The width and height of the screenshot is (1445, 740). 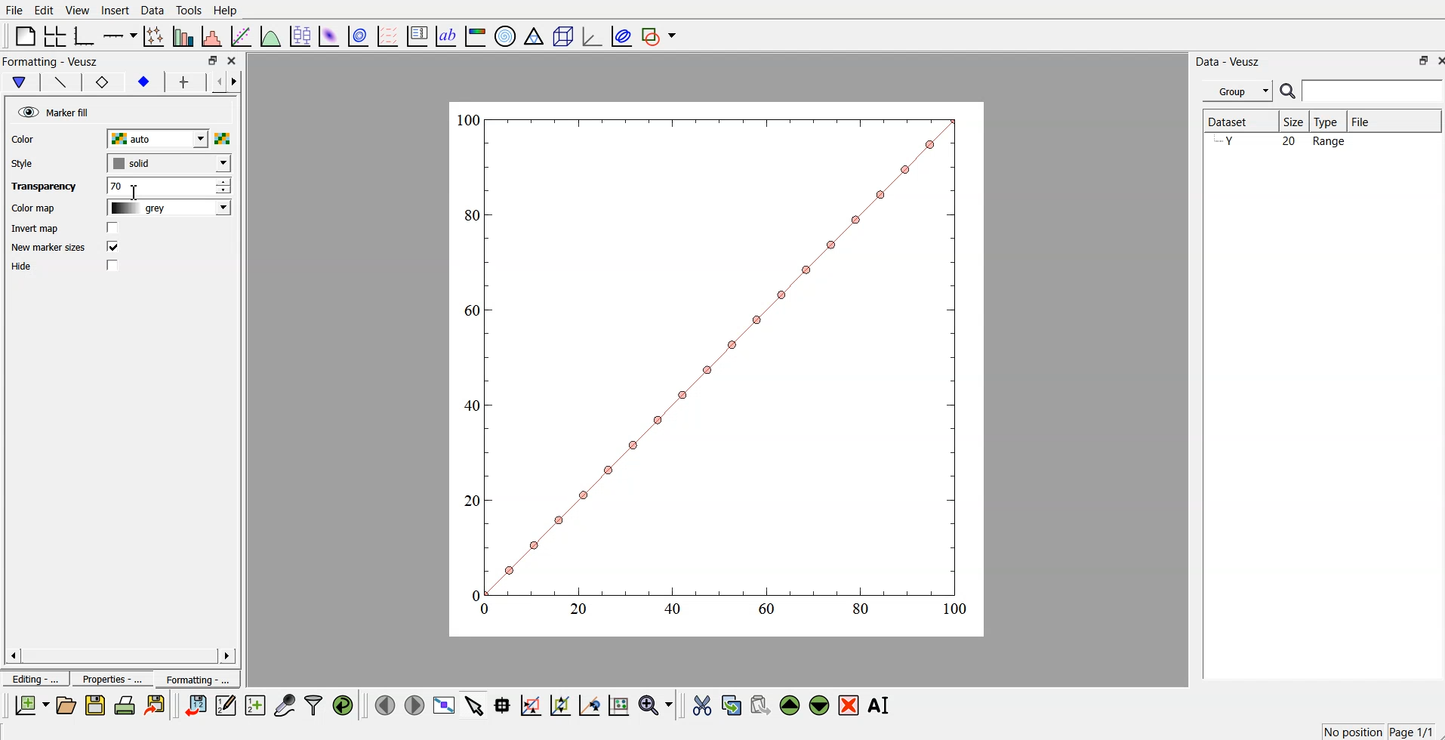 I want to click on marker fill, so click(x=52, y=110).